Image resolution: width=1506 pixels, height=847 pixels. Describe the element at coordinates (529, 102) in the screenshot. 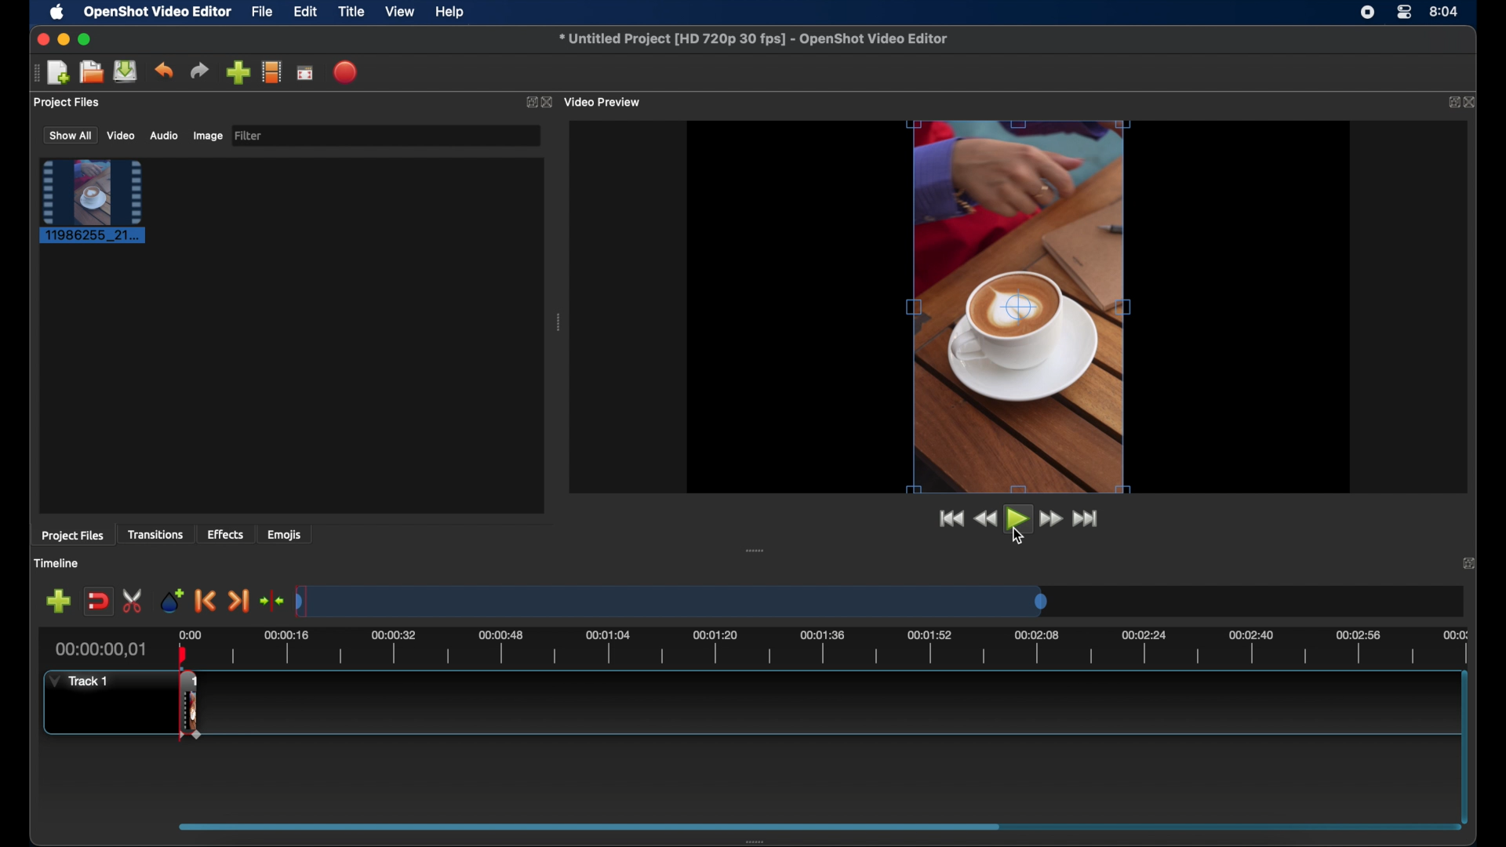

I see `expand` at that location.